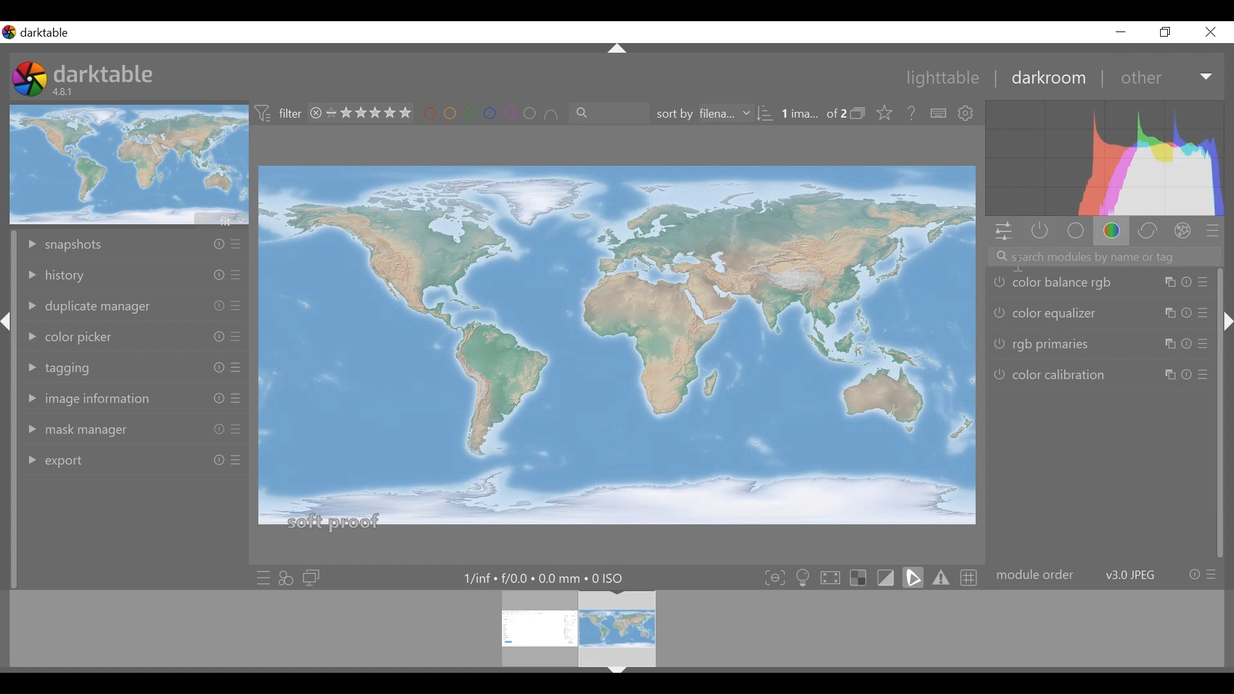  What do you see at coordinates (617, 673) in the screenshot?
I see `` at bounding box center [617, 673].